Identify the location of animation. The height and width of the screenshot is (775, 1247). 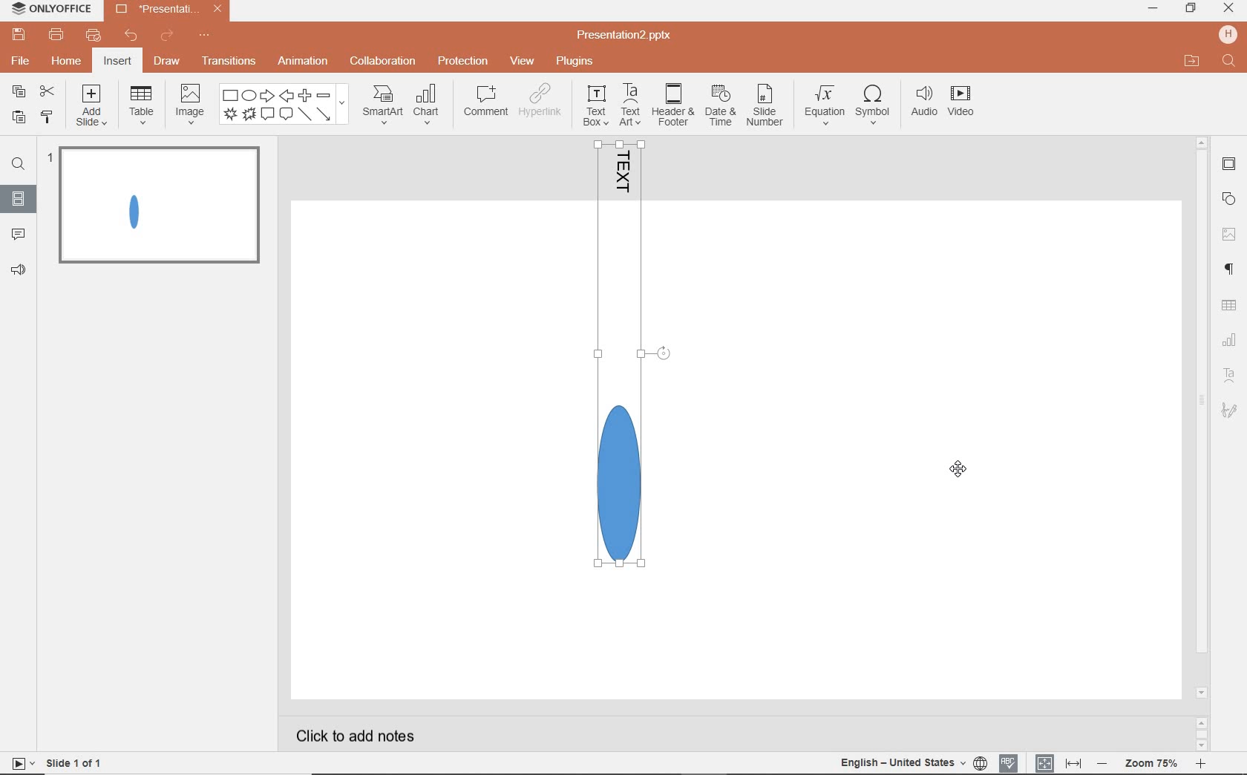
(302, 62).